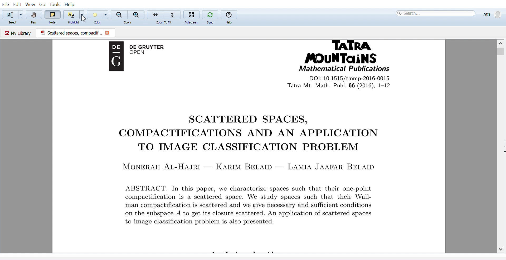  I want to click on Color, so click(95, 23).